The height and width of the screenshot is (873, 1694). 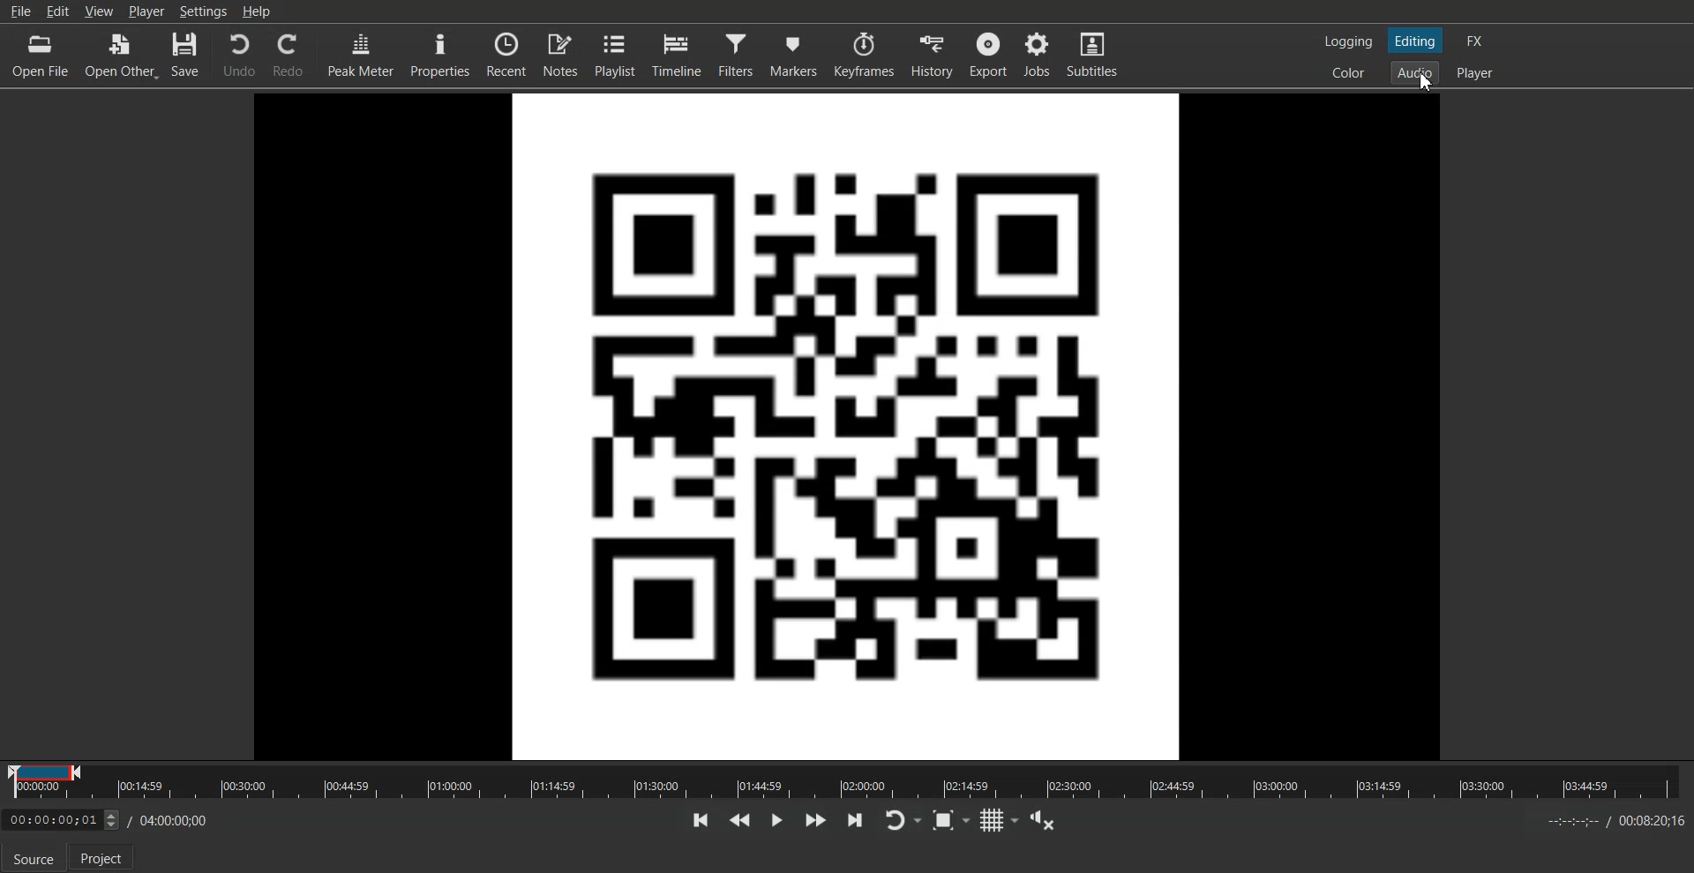 What do you see at coordinates (616, 55) in the screenshot?
I see `Playlist` at bounding box center [616, 55].